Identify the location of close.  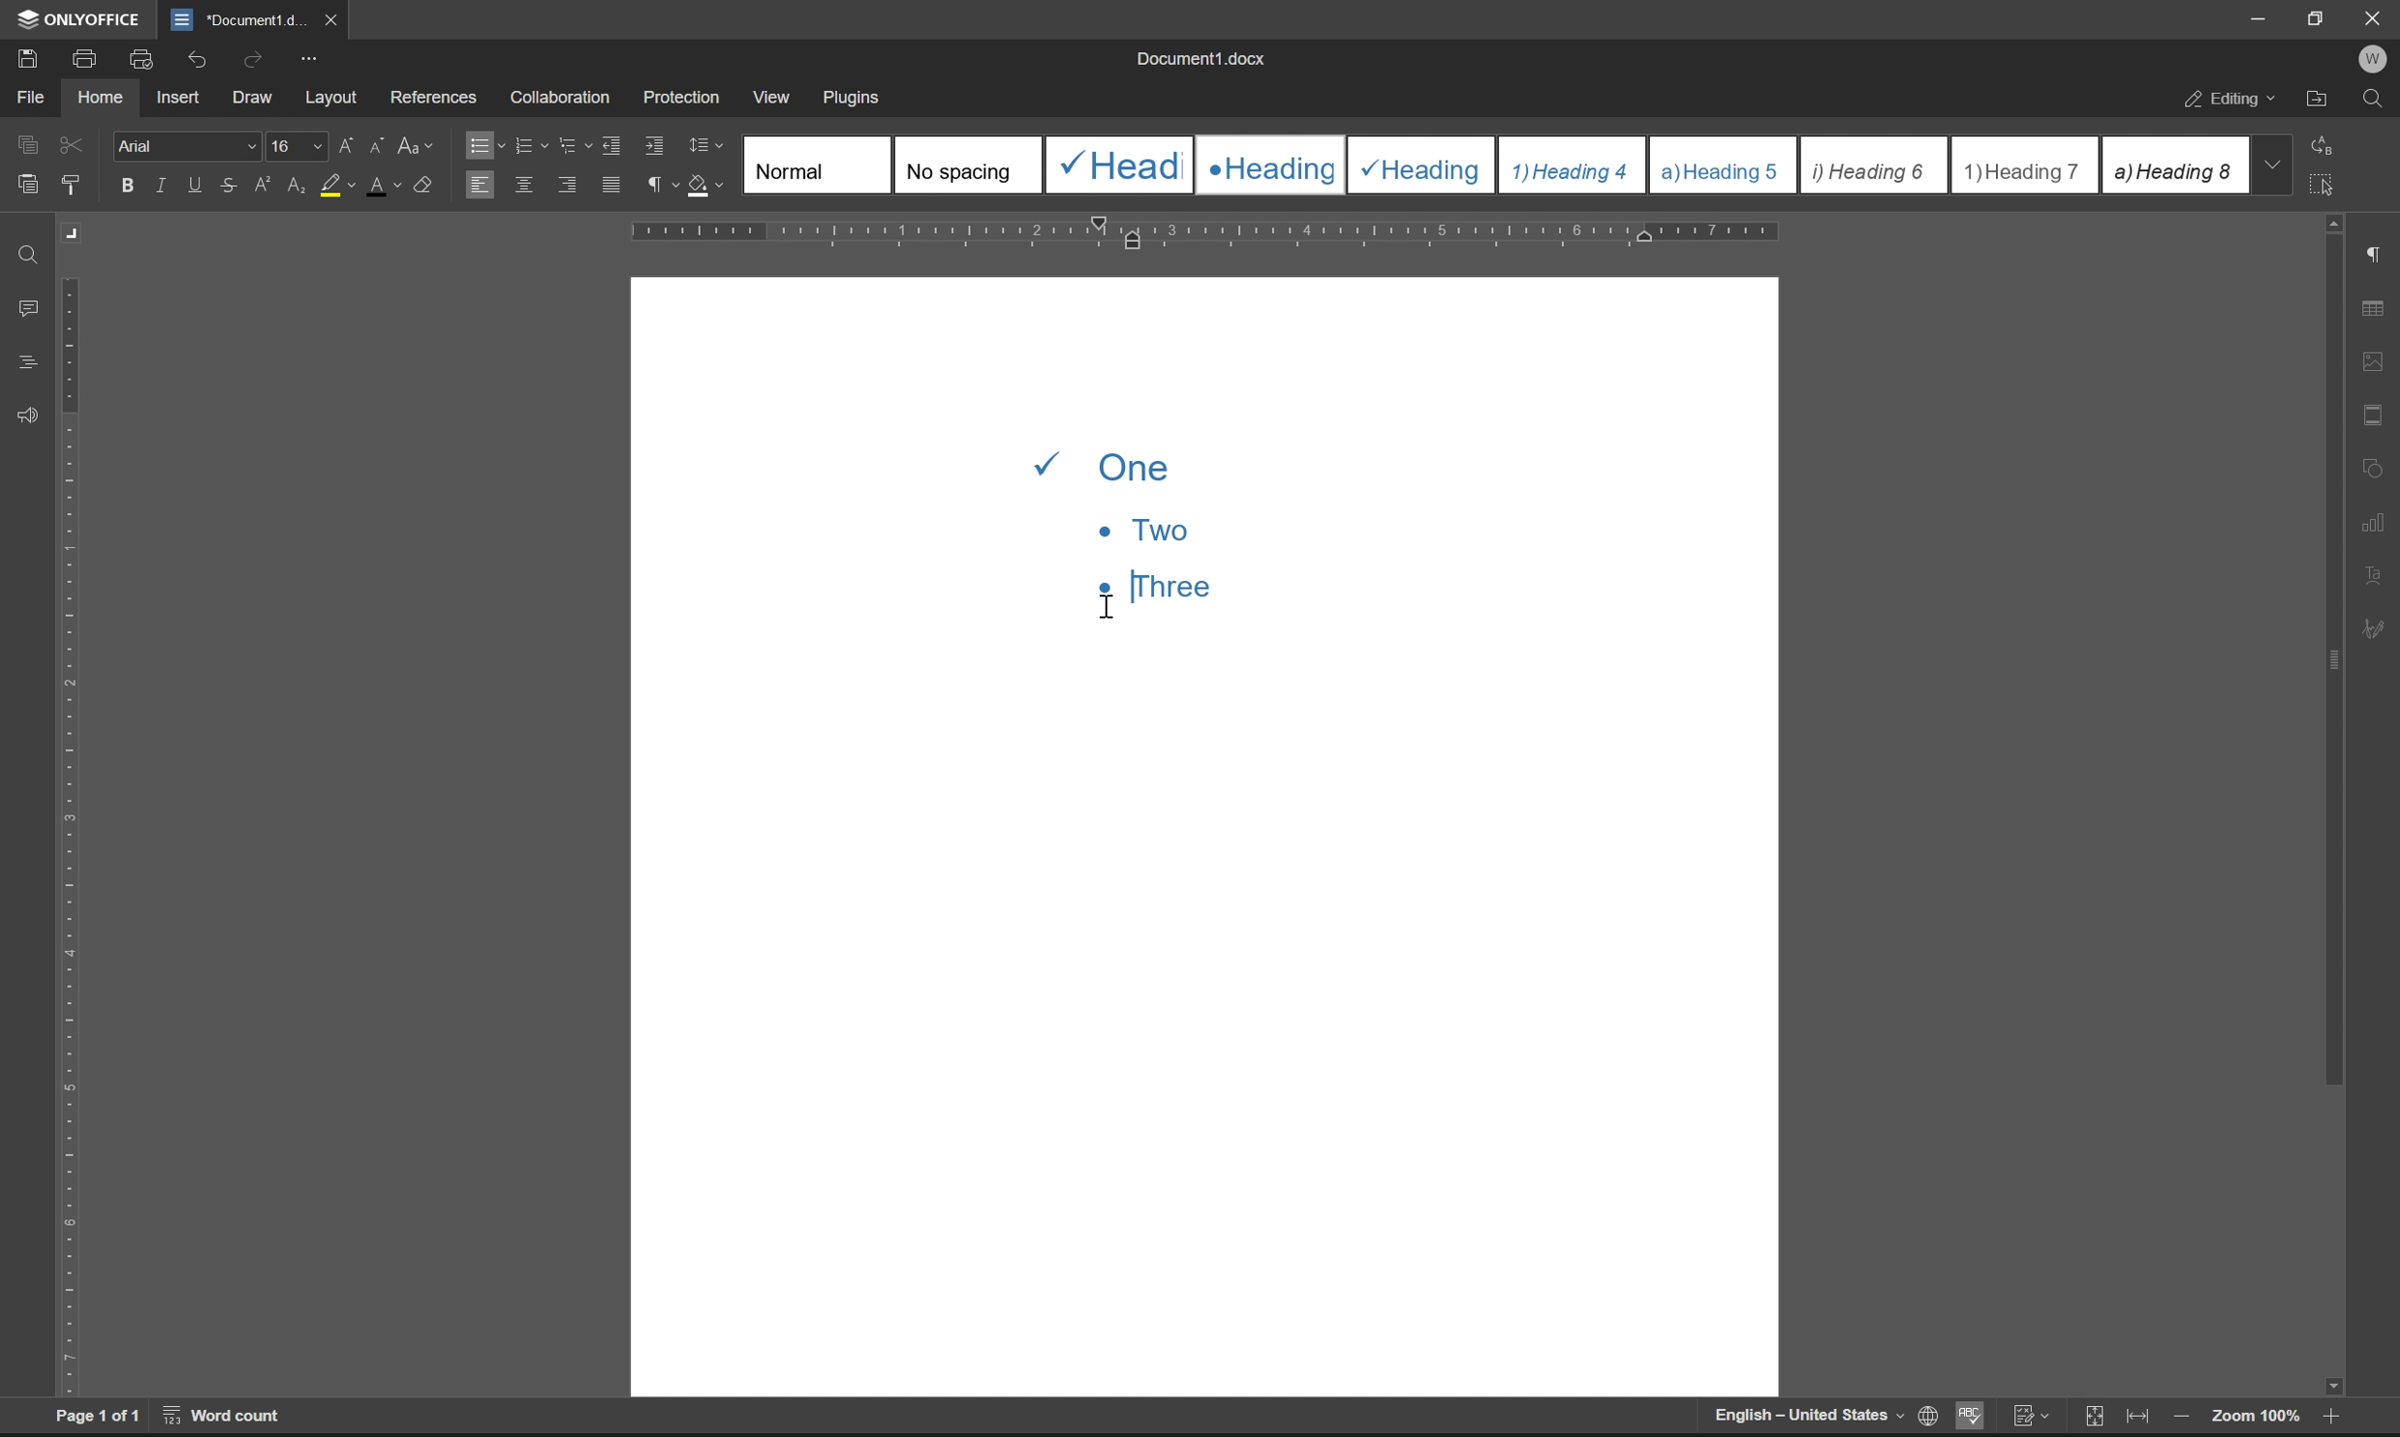
(328, 18).